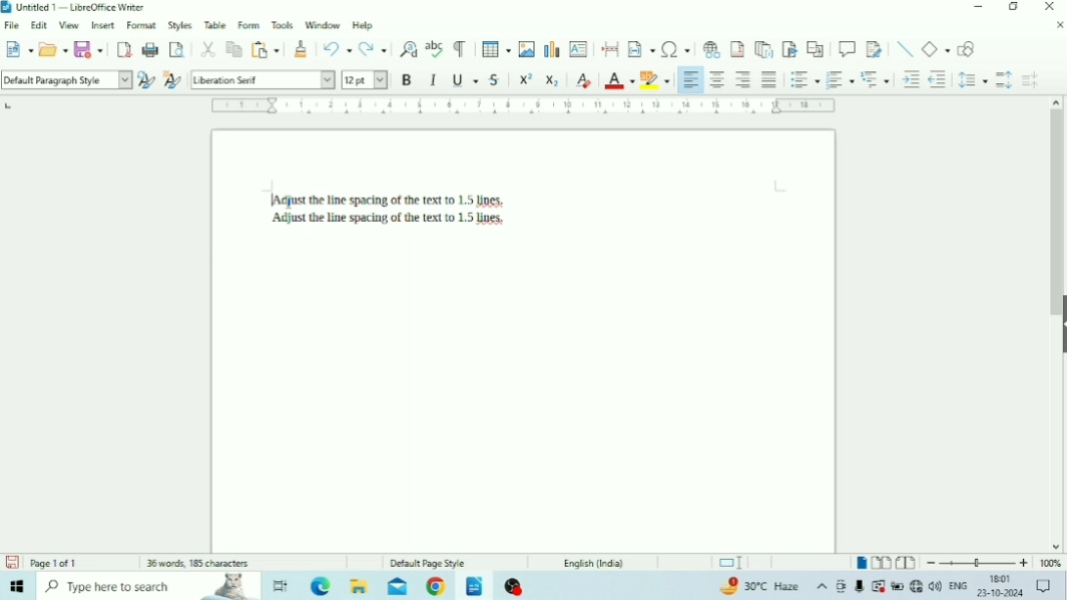  What do you see at coordinates (717, 79) in the screenshot?
I see `Align Center` at bounding box center [717, 79].